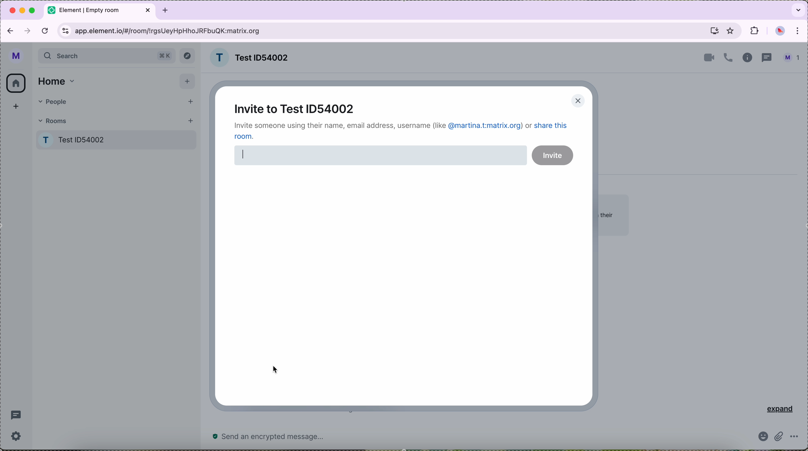 This screenshot has width=808, height=451. What do you see at coordinates (248, 57) in the screenshot?
I see `room name` at bounding box center [248, 57].